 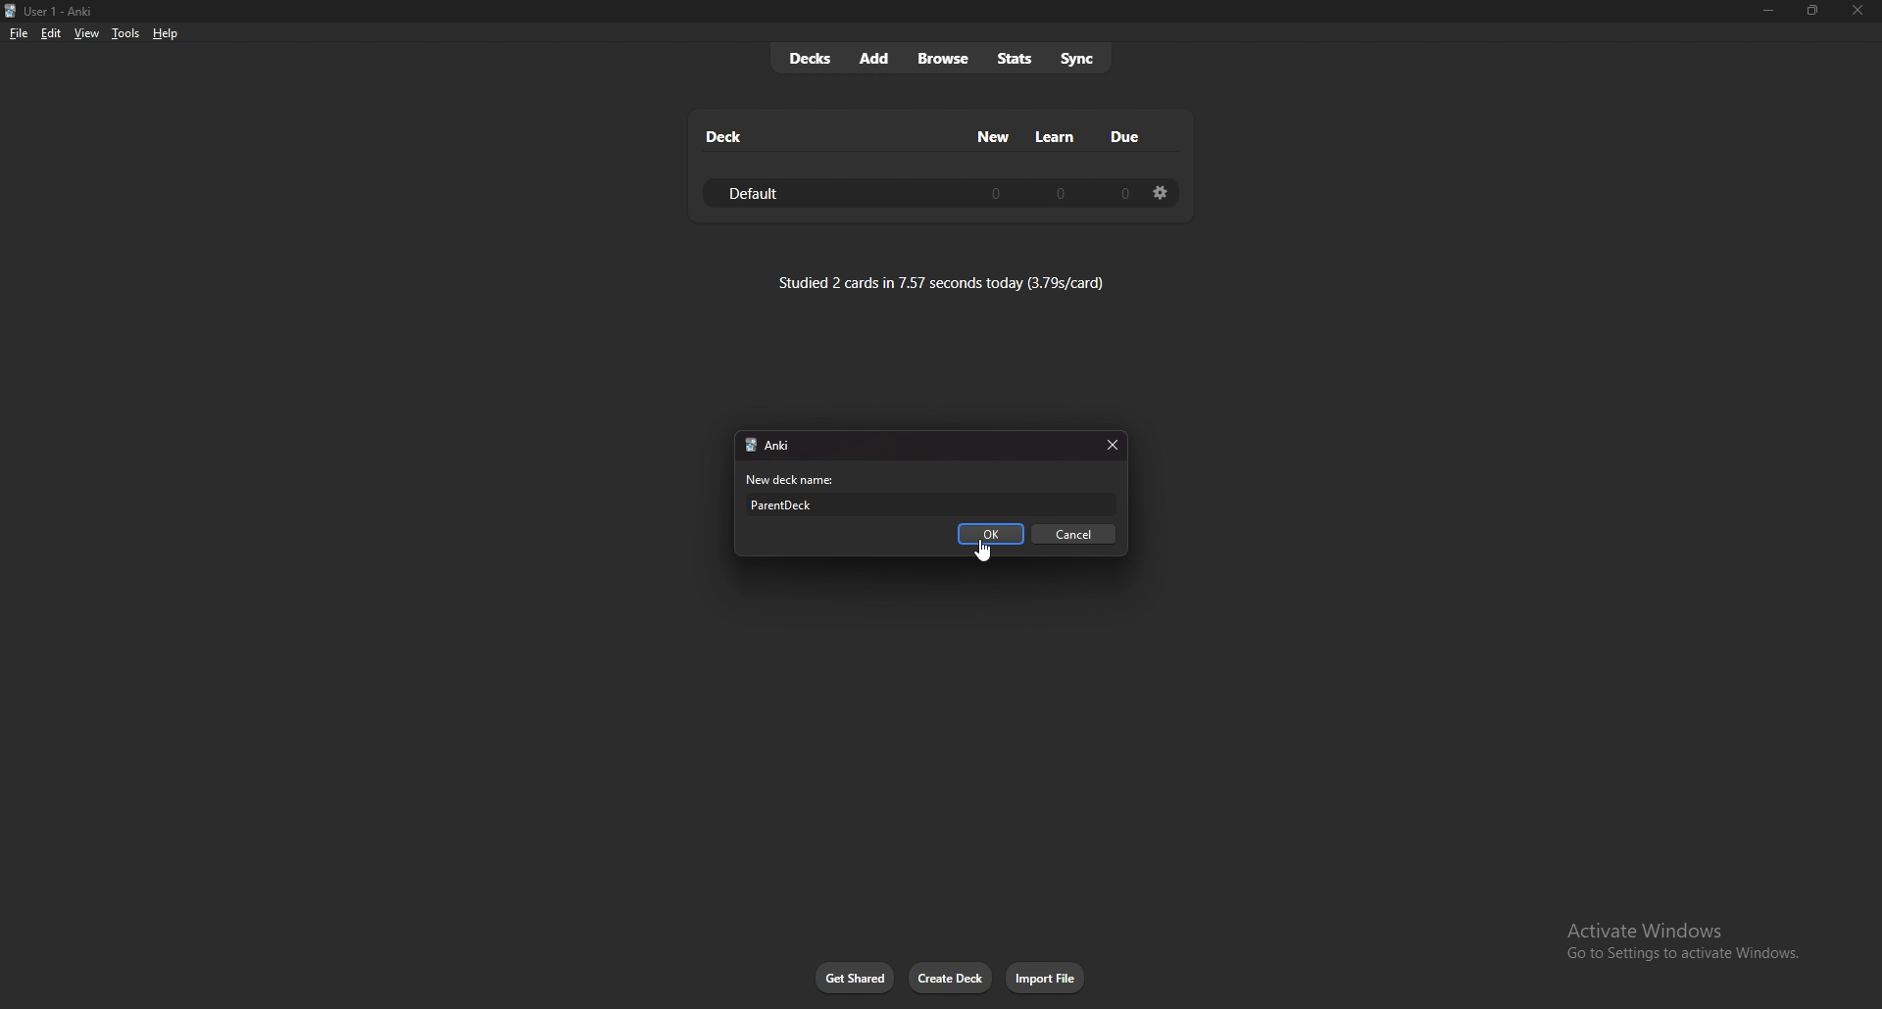 I want to click on browse, so click(x=946, y=60).